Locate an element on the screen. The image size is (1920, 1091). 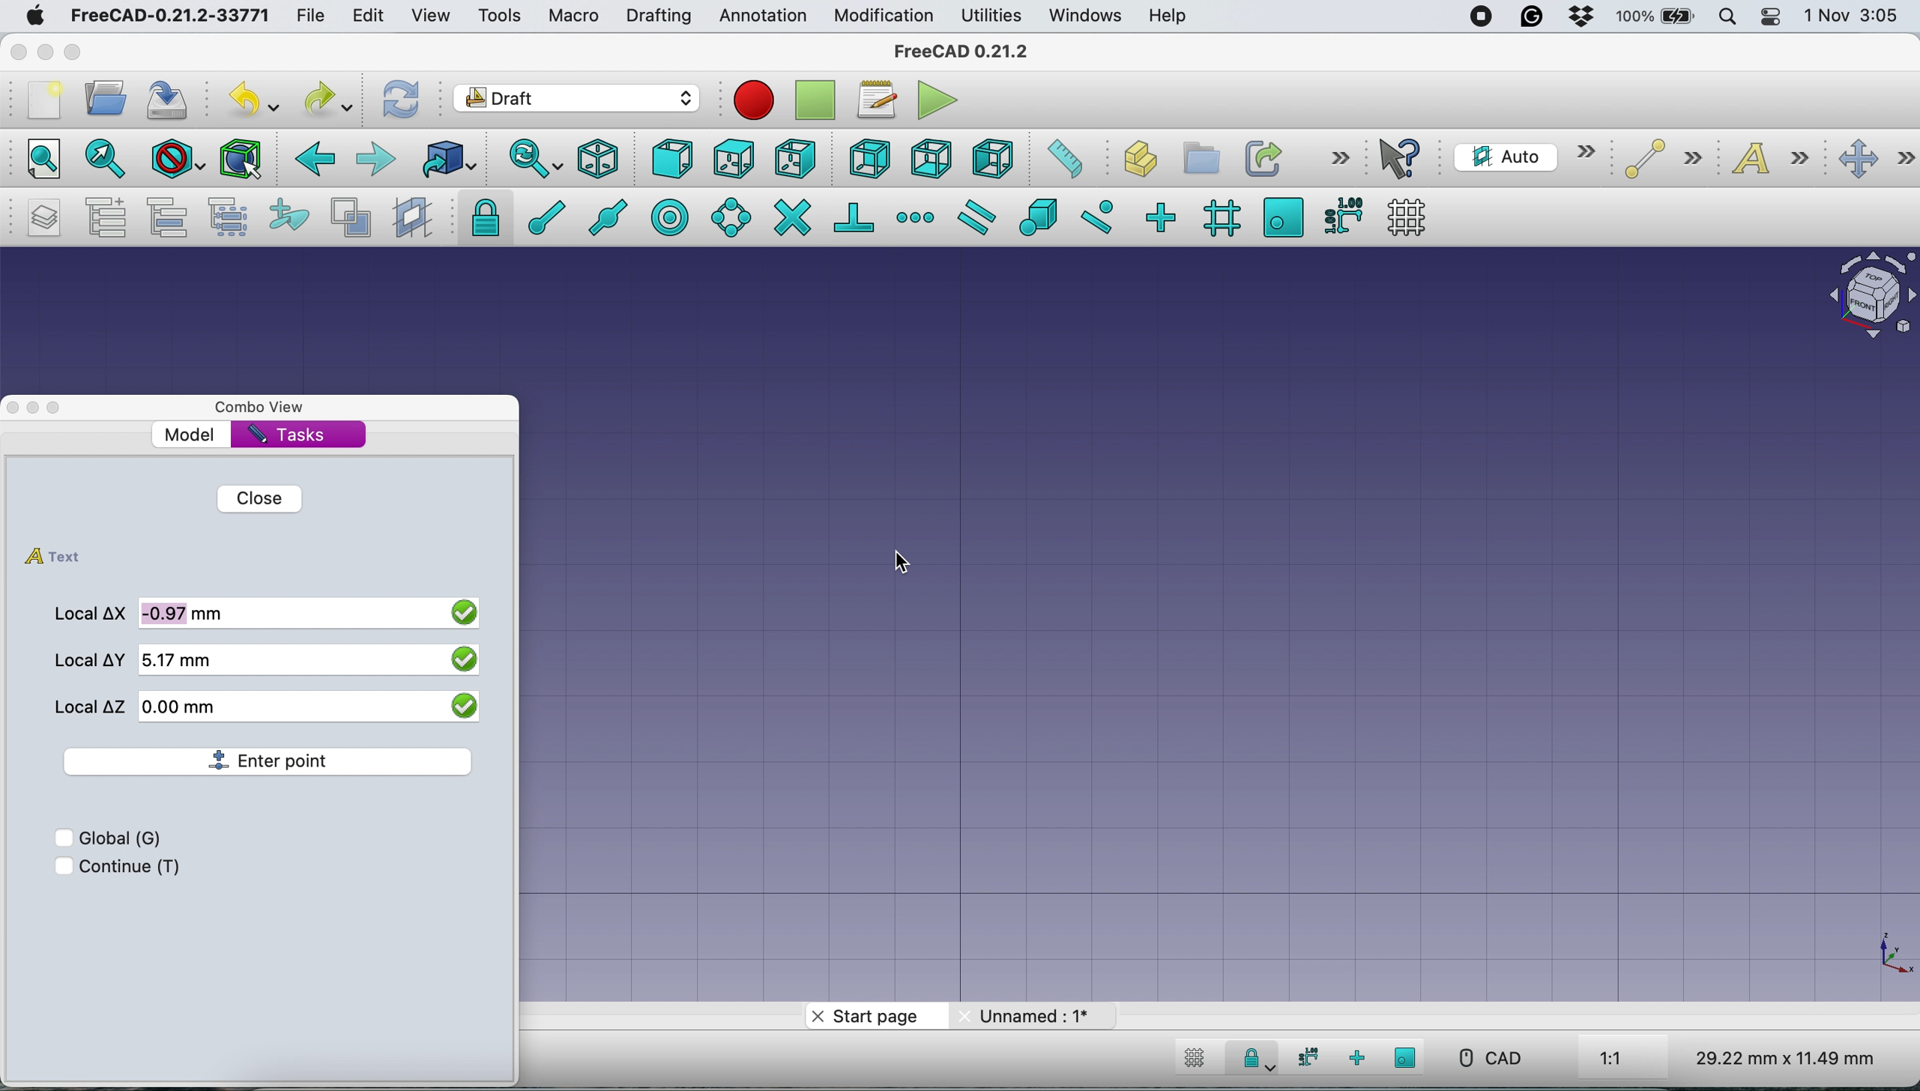
left is located at coordinates (988, 157).